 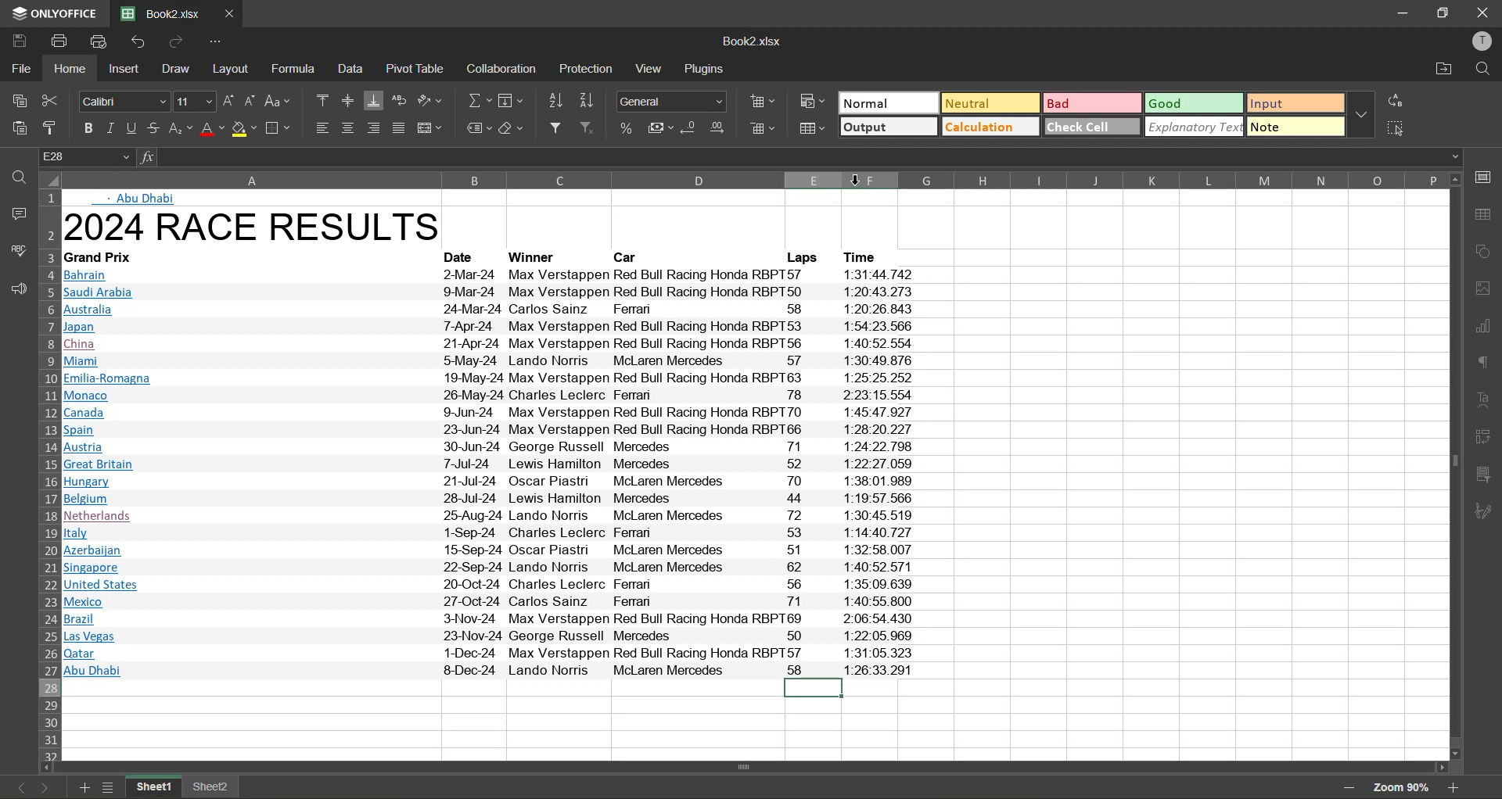 What do you see at coordinates (628, 256) in the screenshot?
I see `Car` at bounding box center [628, 256].